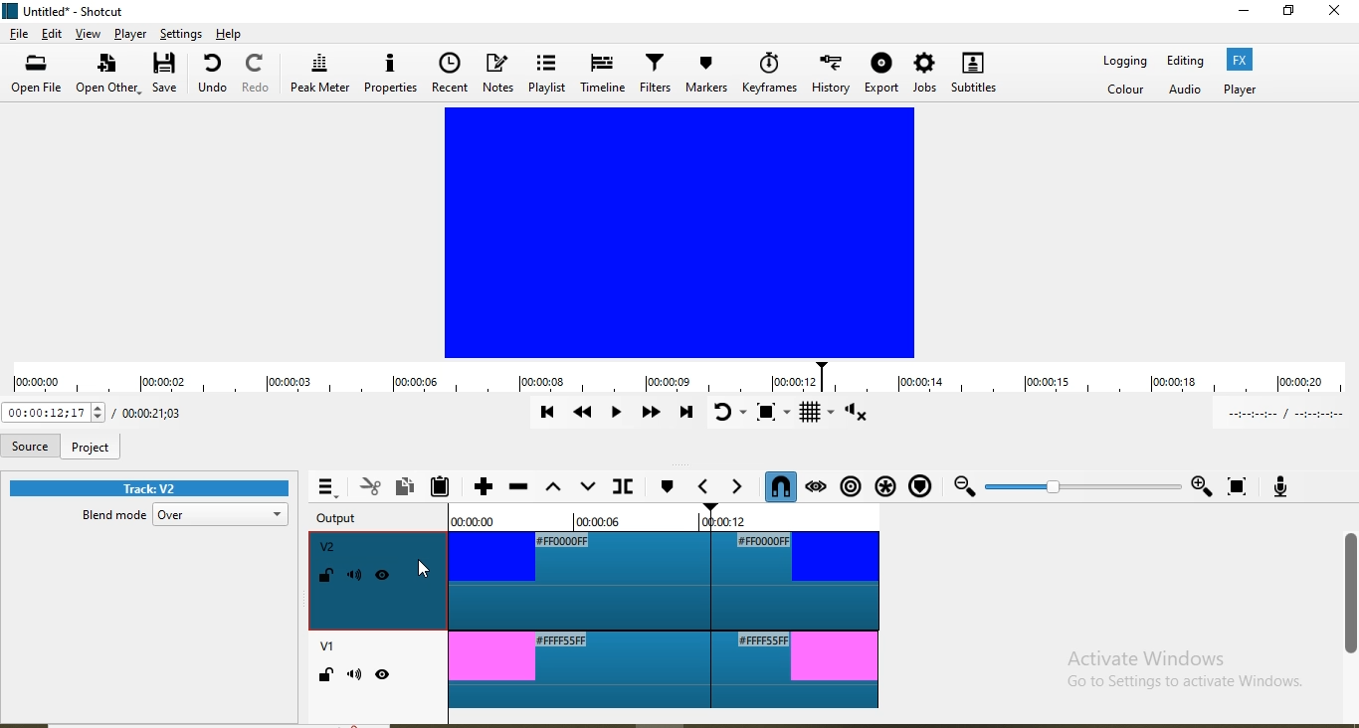  I want to click on Hide, so click(385, 578).